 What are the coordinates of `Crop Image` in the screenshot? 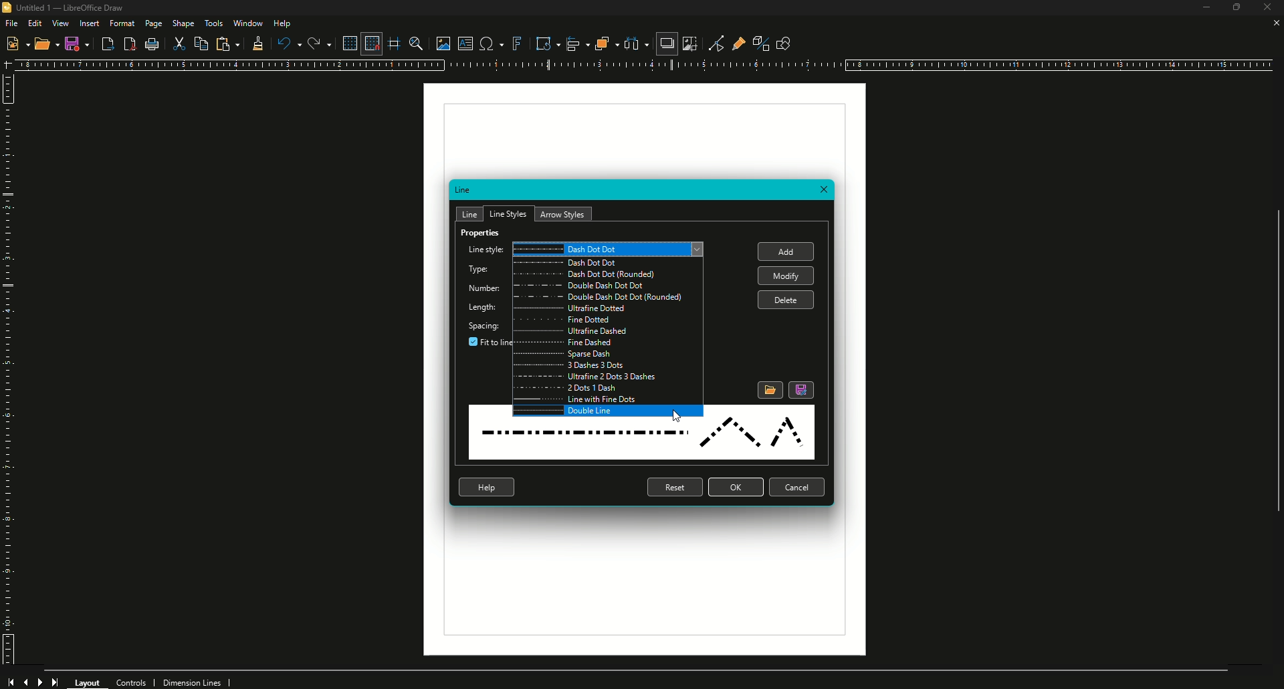 It's located at (689, 43).